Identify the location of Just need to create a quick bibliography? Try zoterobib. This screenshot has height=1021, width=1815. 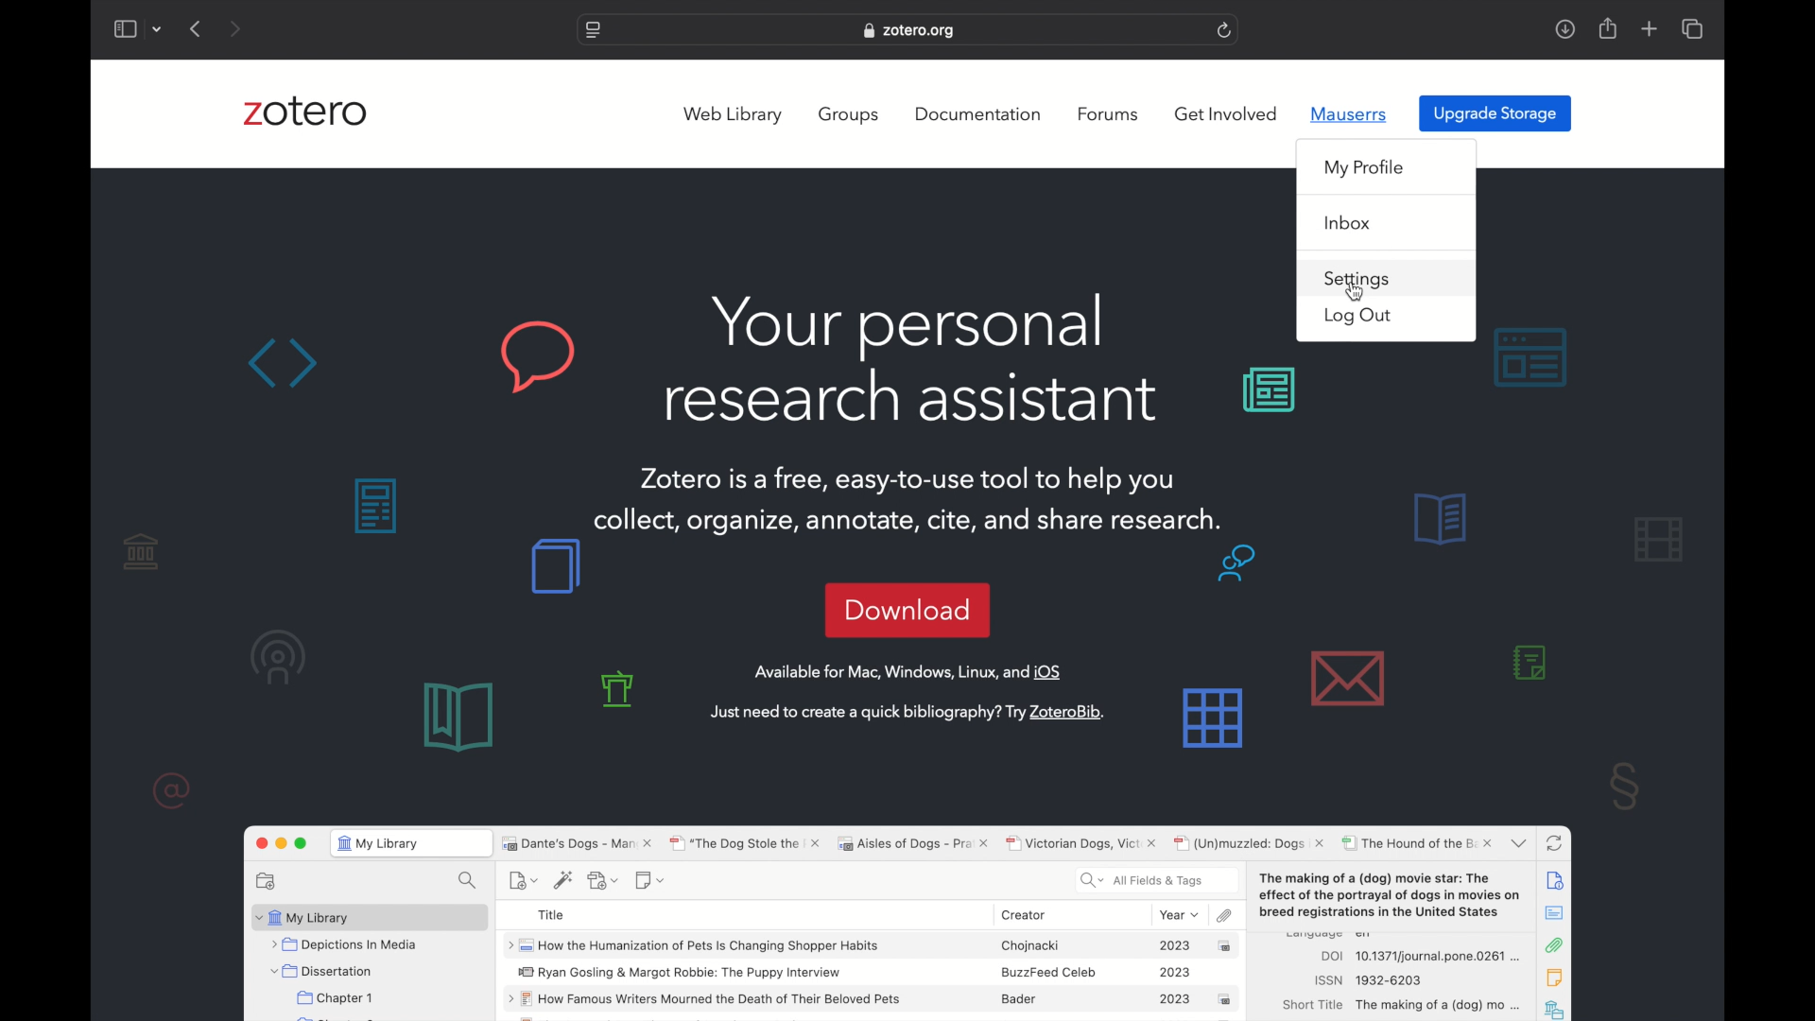
(911, 713).